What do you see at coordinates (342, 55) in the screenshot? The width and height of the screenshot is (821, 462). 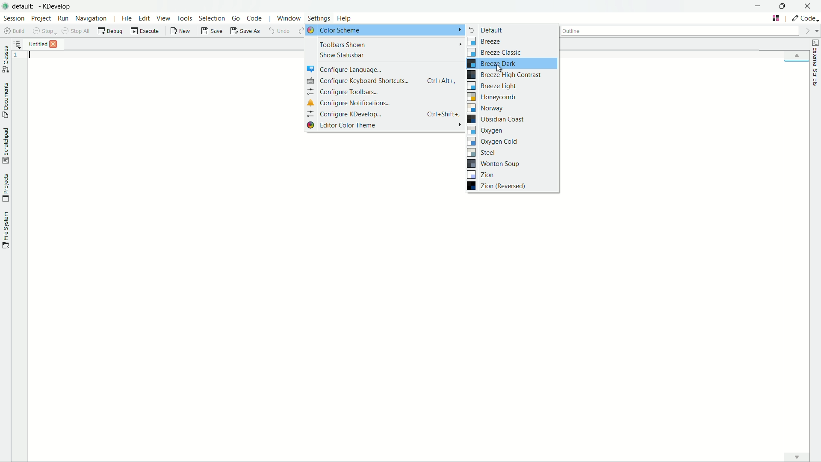 I see `show statusbar` at bounding box center [342, 55].